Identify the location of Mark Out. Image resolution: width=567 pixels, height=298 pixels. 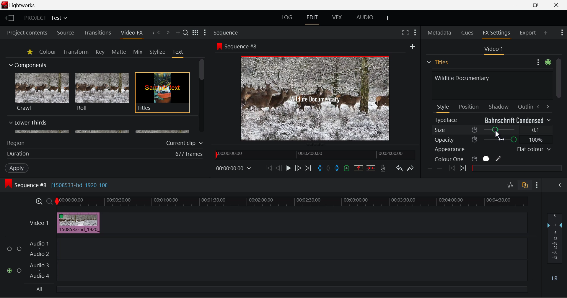
(337, 169).